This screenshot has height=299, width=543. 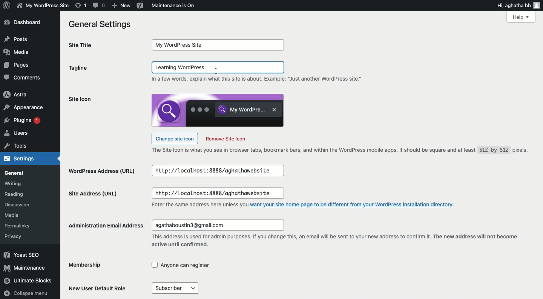 I want to click on Text, so click(x=343, y=151).